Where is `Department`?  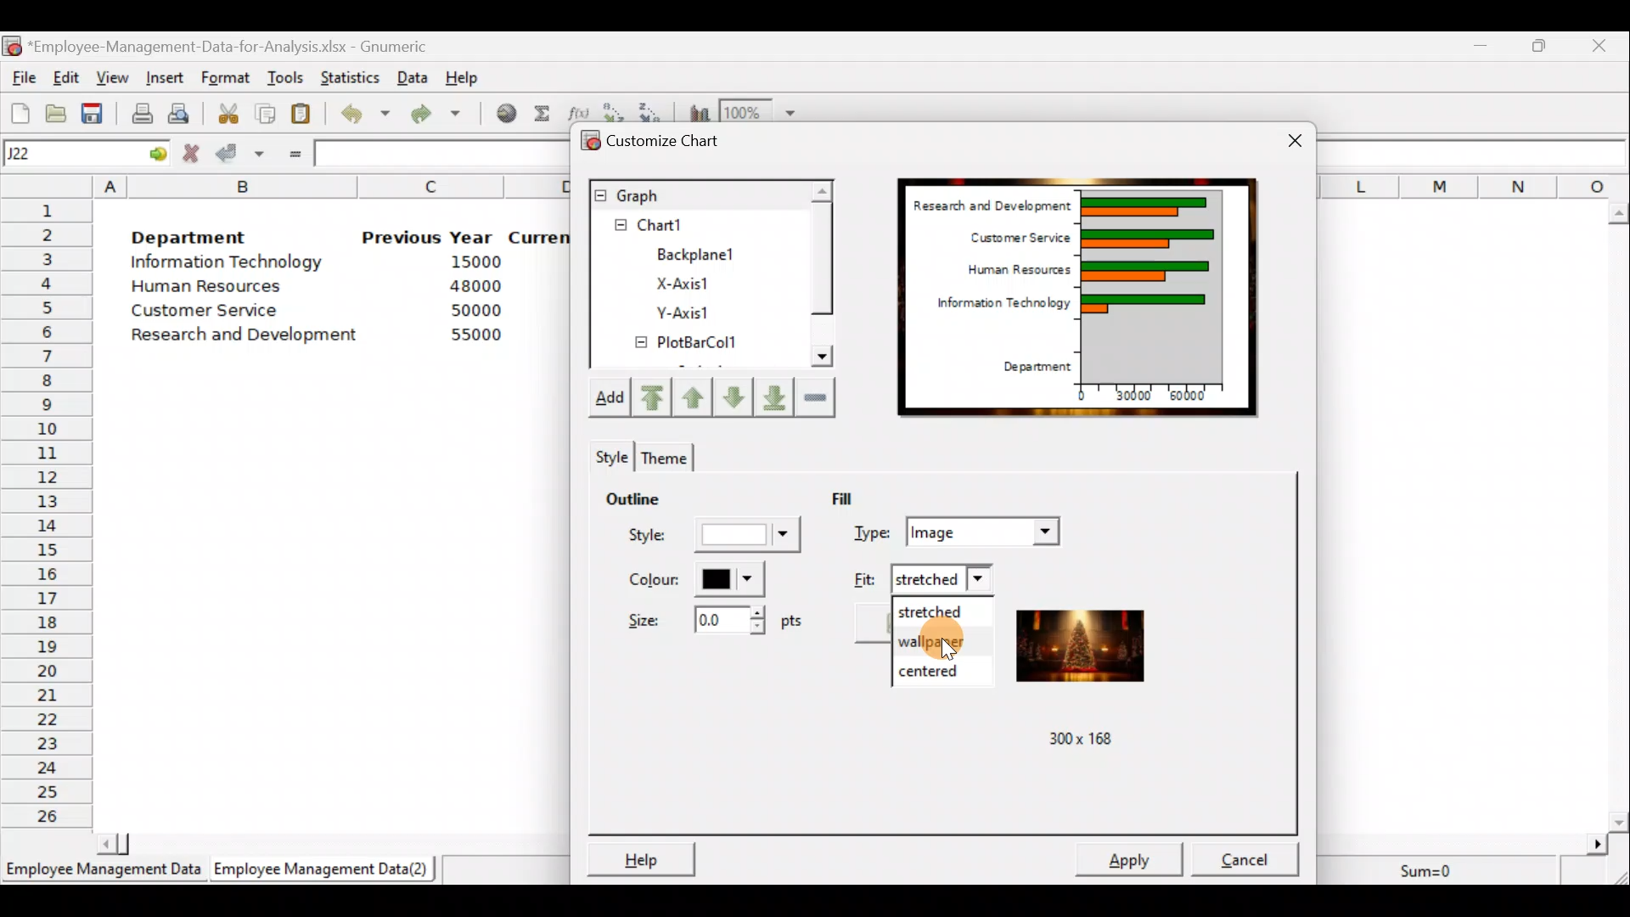
Department is located at coordinates (202, 238).